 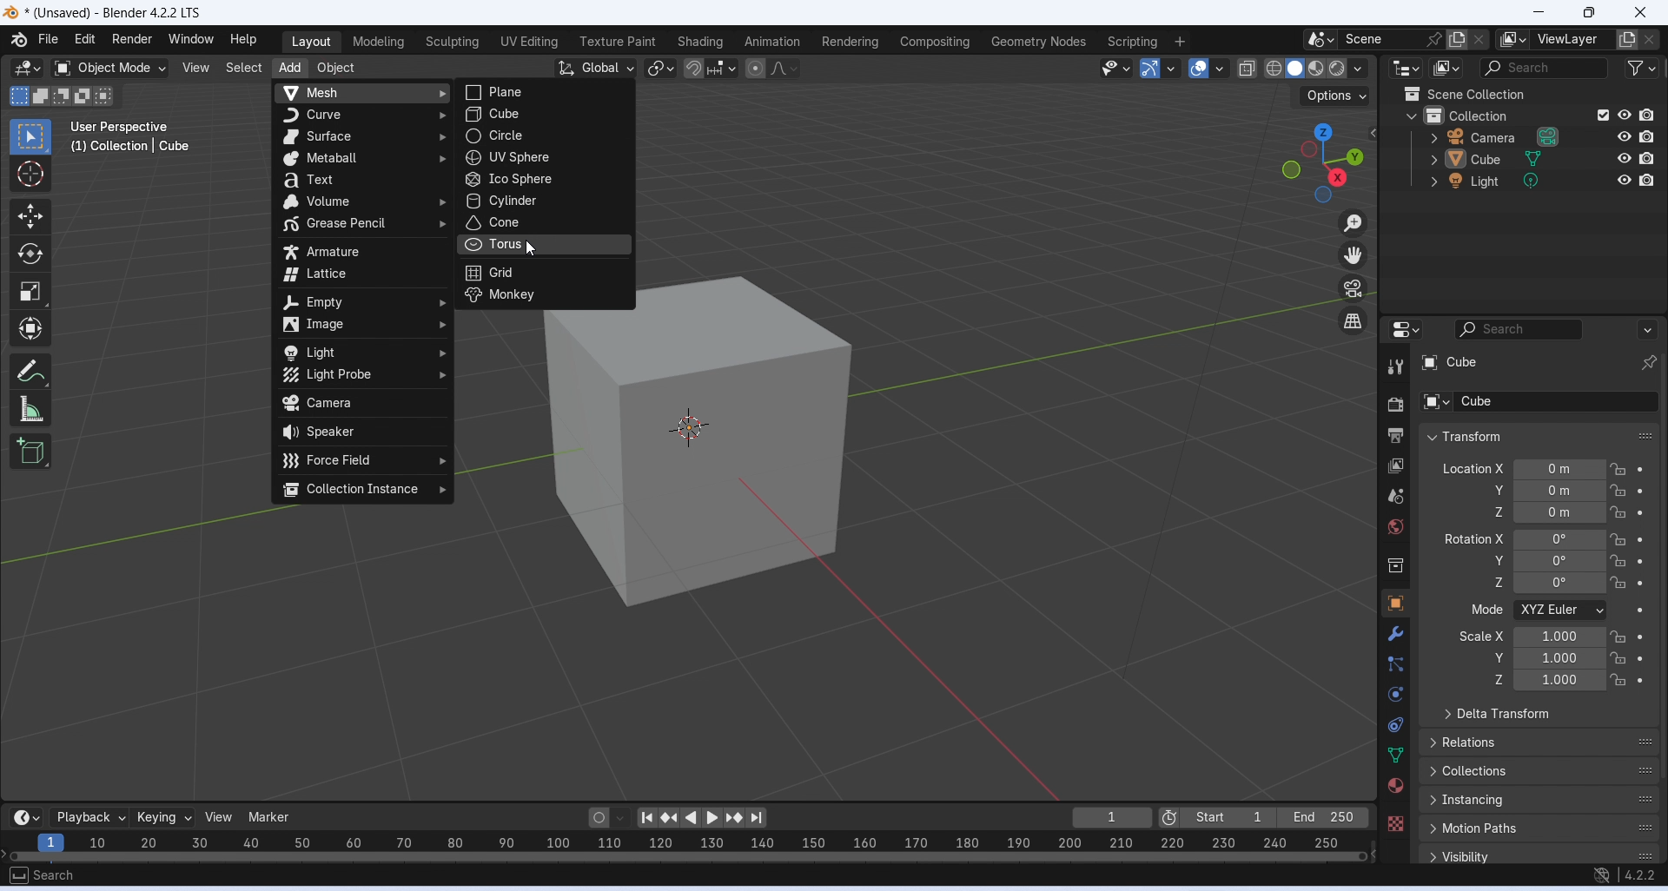 I want to click on , so click(x=1397, y=567).